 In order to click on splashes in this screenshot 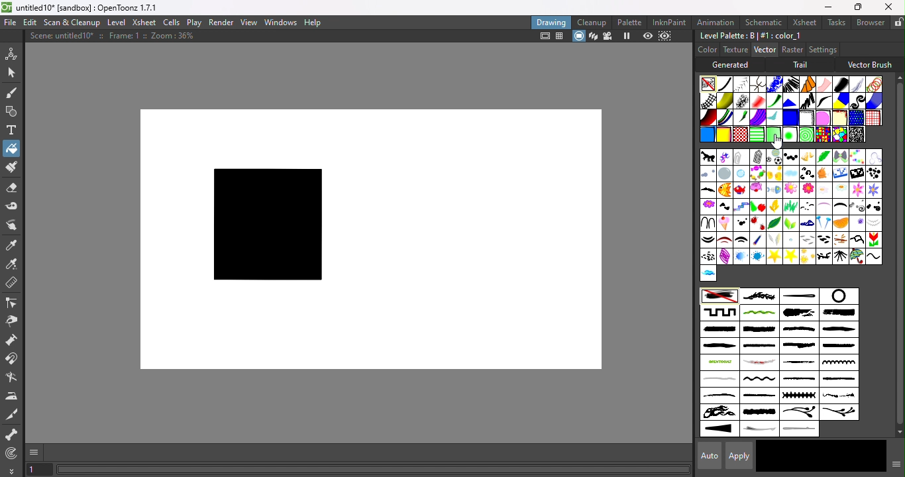, I will do `click(839, 396)`.